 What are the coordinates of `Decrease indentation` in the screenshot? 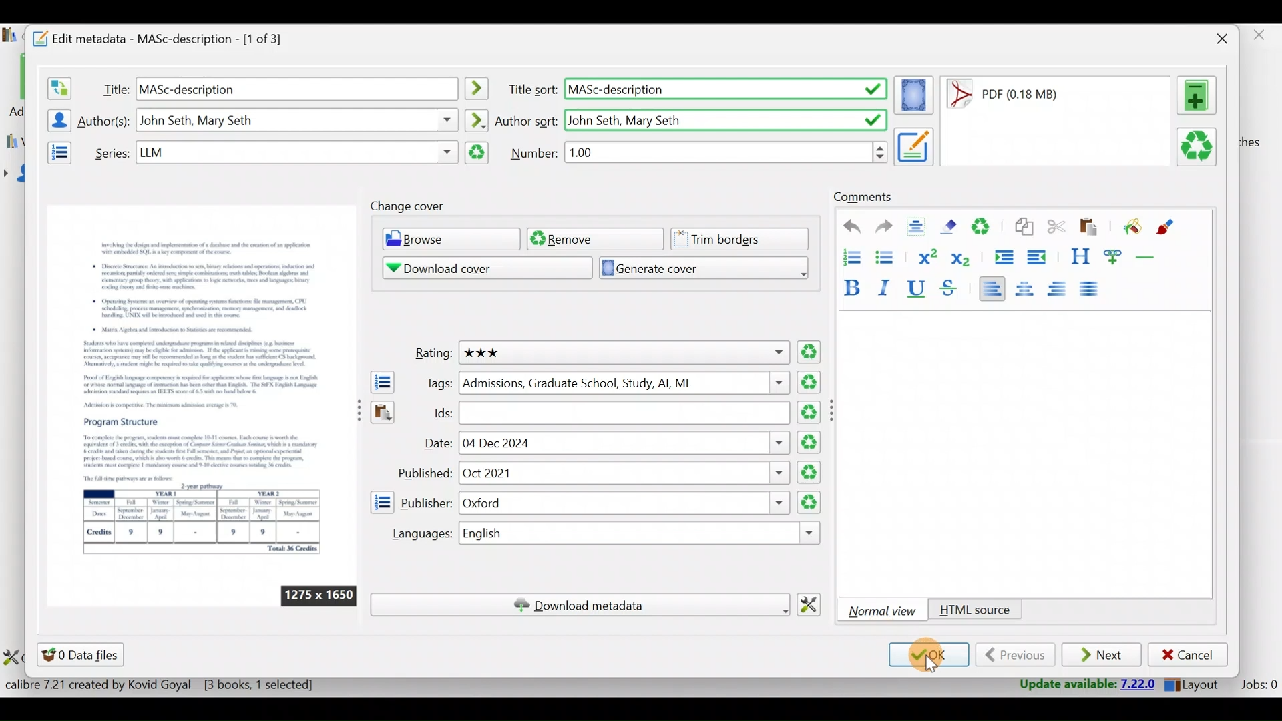 It's located at (1038, 257).